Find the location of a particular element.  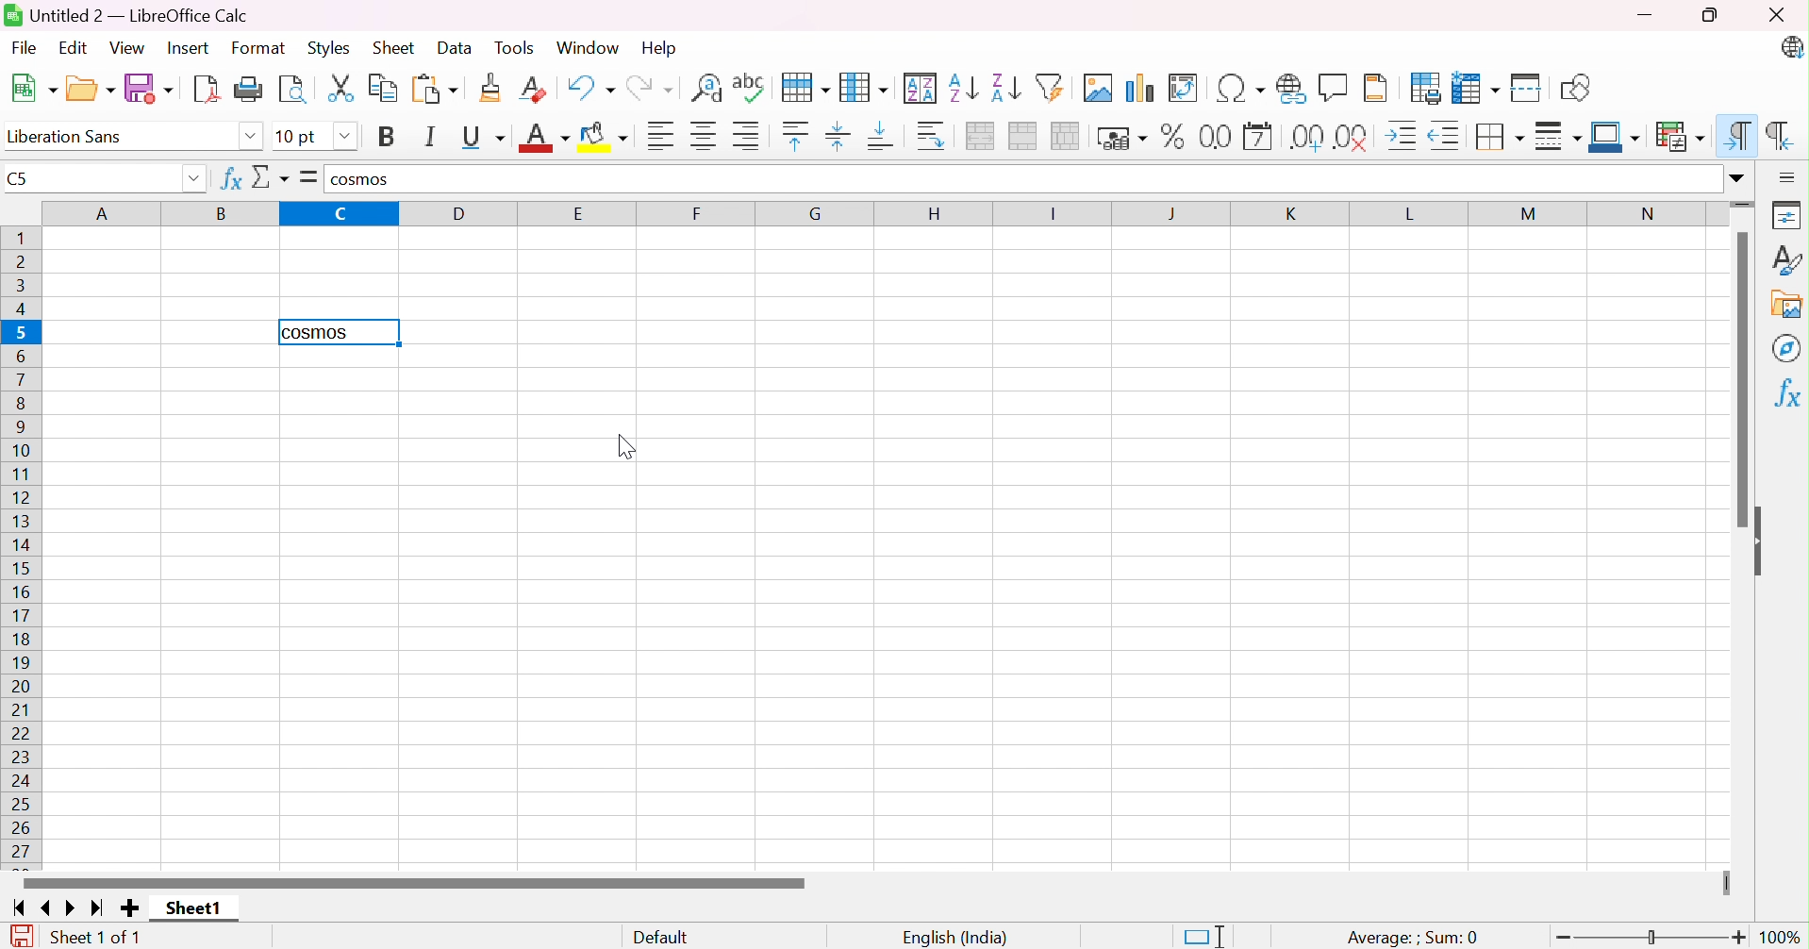

Sheet 1 of1 is located at coordinates (95, 938).